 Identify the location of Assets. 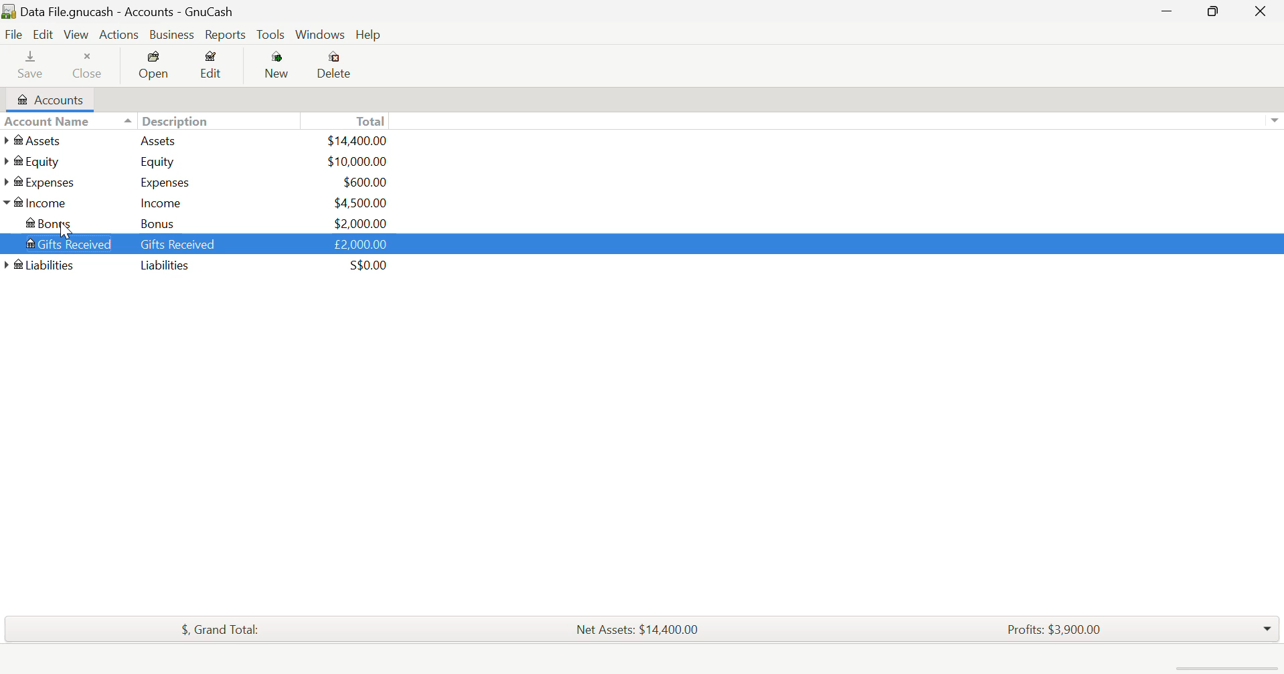
(37, 142).